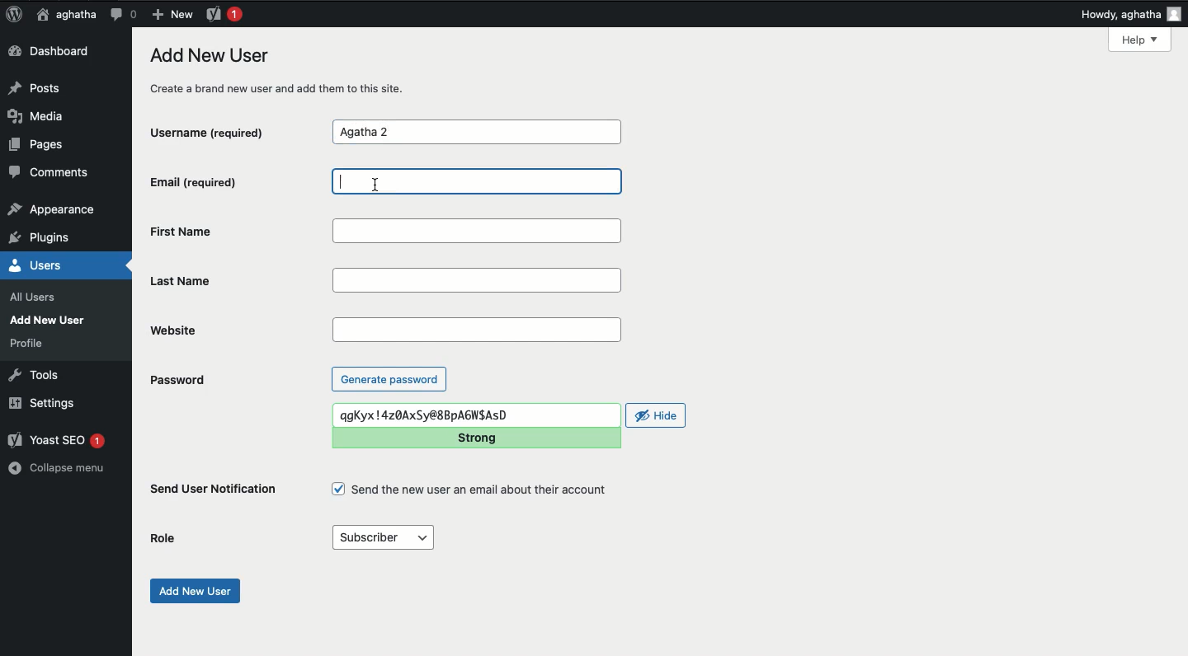  Describe the element at coordinates (41, 116) in the screenshot. I see `Media` at that location.